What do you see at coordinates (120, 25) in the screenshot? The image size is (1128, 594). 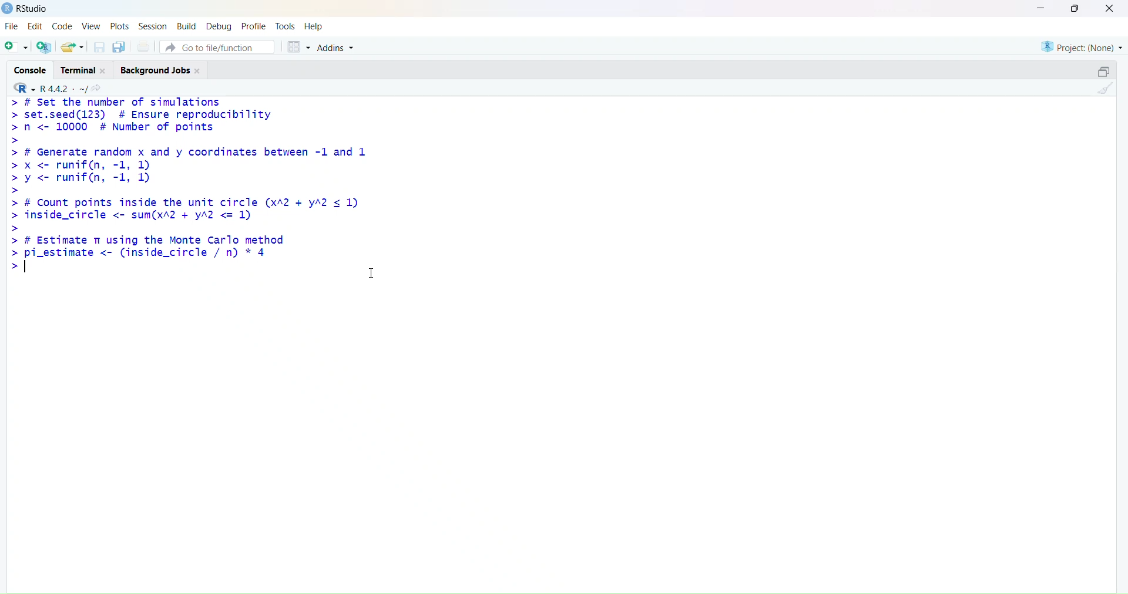 I see `Plots` at bounding box center [120, 25].